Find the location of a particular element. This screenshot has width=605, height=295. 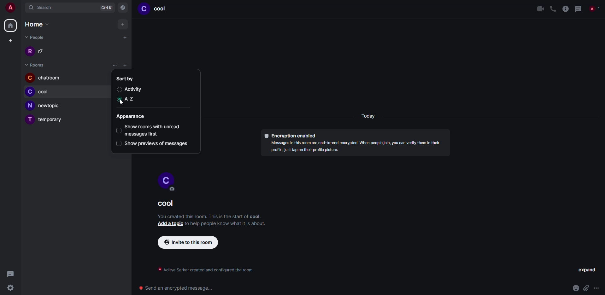

expand is located at coordinates (589, 269).